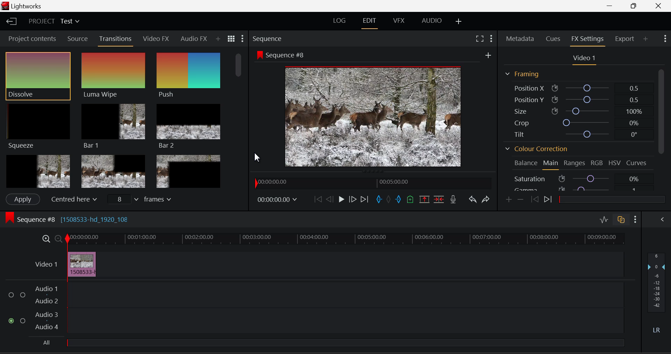 This screenshot has height=354, width=671. Describe the element at coordinates (45, 239) in the screenshot. I see `Timeline Zoom In` at that location.